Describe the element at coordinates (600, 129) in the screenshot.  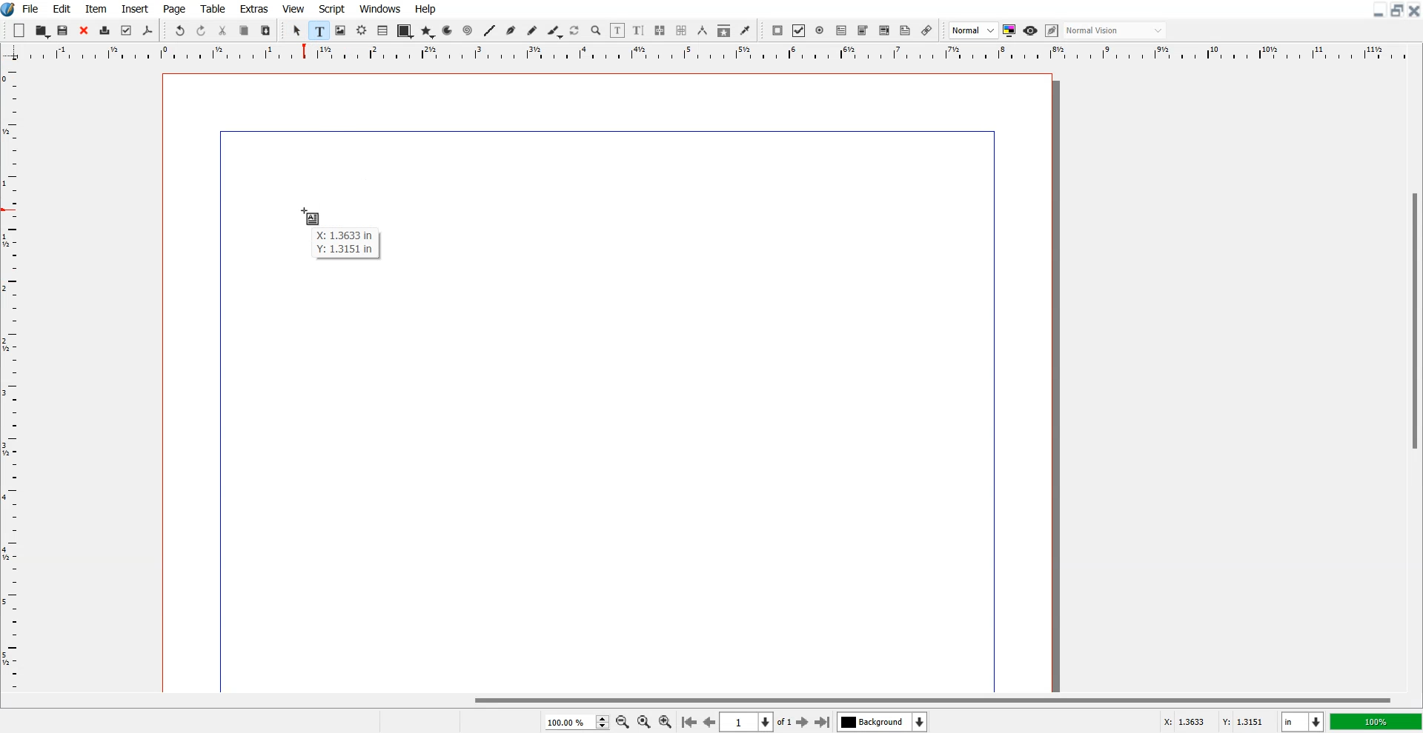
I see `margin` at that location.